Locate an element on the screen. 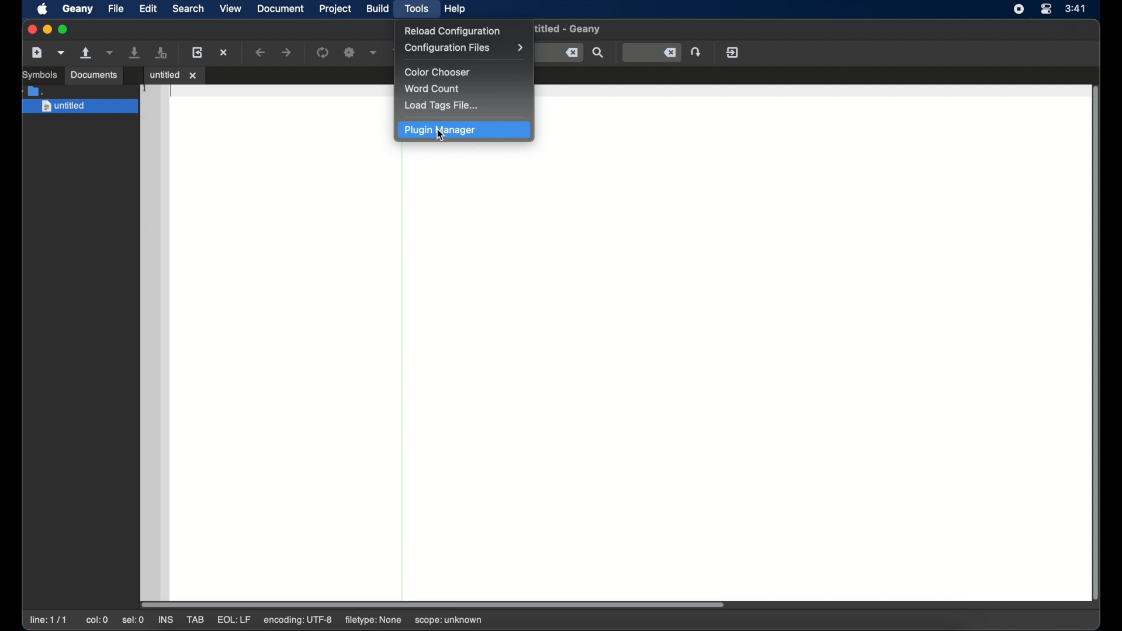 This screenshot has height=631, width=1122. divider is located at coordinates (401, 370).